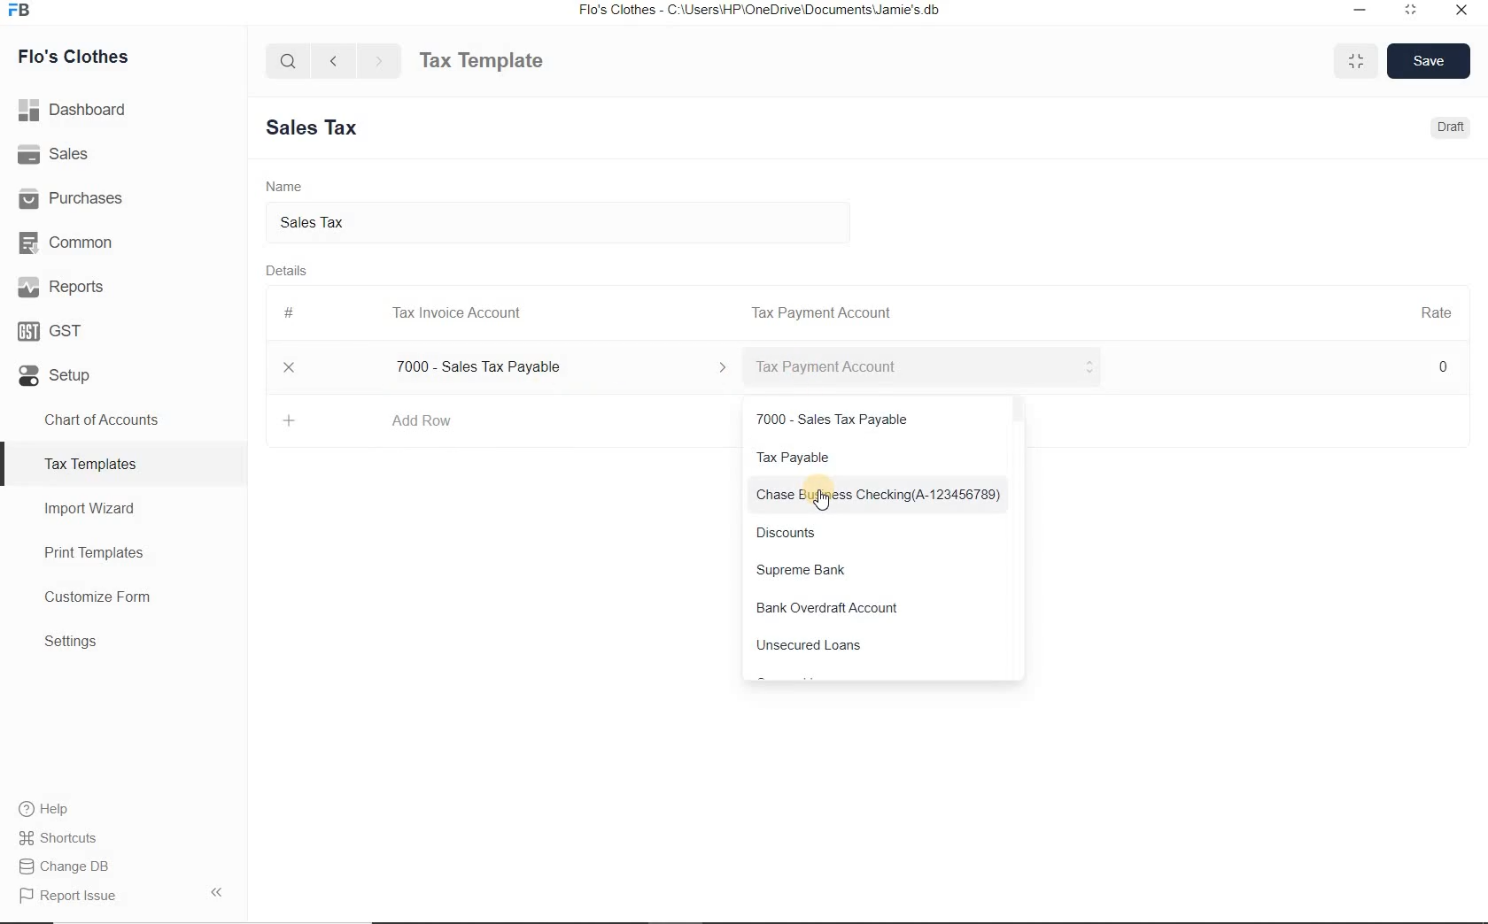 The image size is (1488, 924). What do you see at coordinates (880, 418) in the screenshot?
I see `7000-Sales Tax Payable` at bounding box center [880, 418].